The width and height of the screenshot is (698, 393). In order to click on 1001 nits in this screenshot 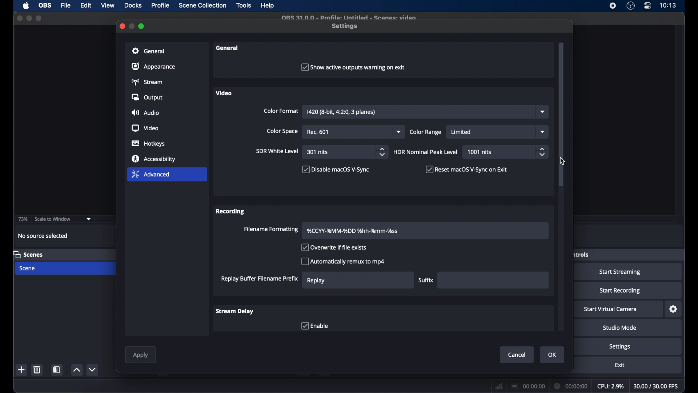, I will do `click(480, 152)`.